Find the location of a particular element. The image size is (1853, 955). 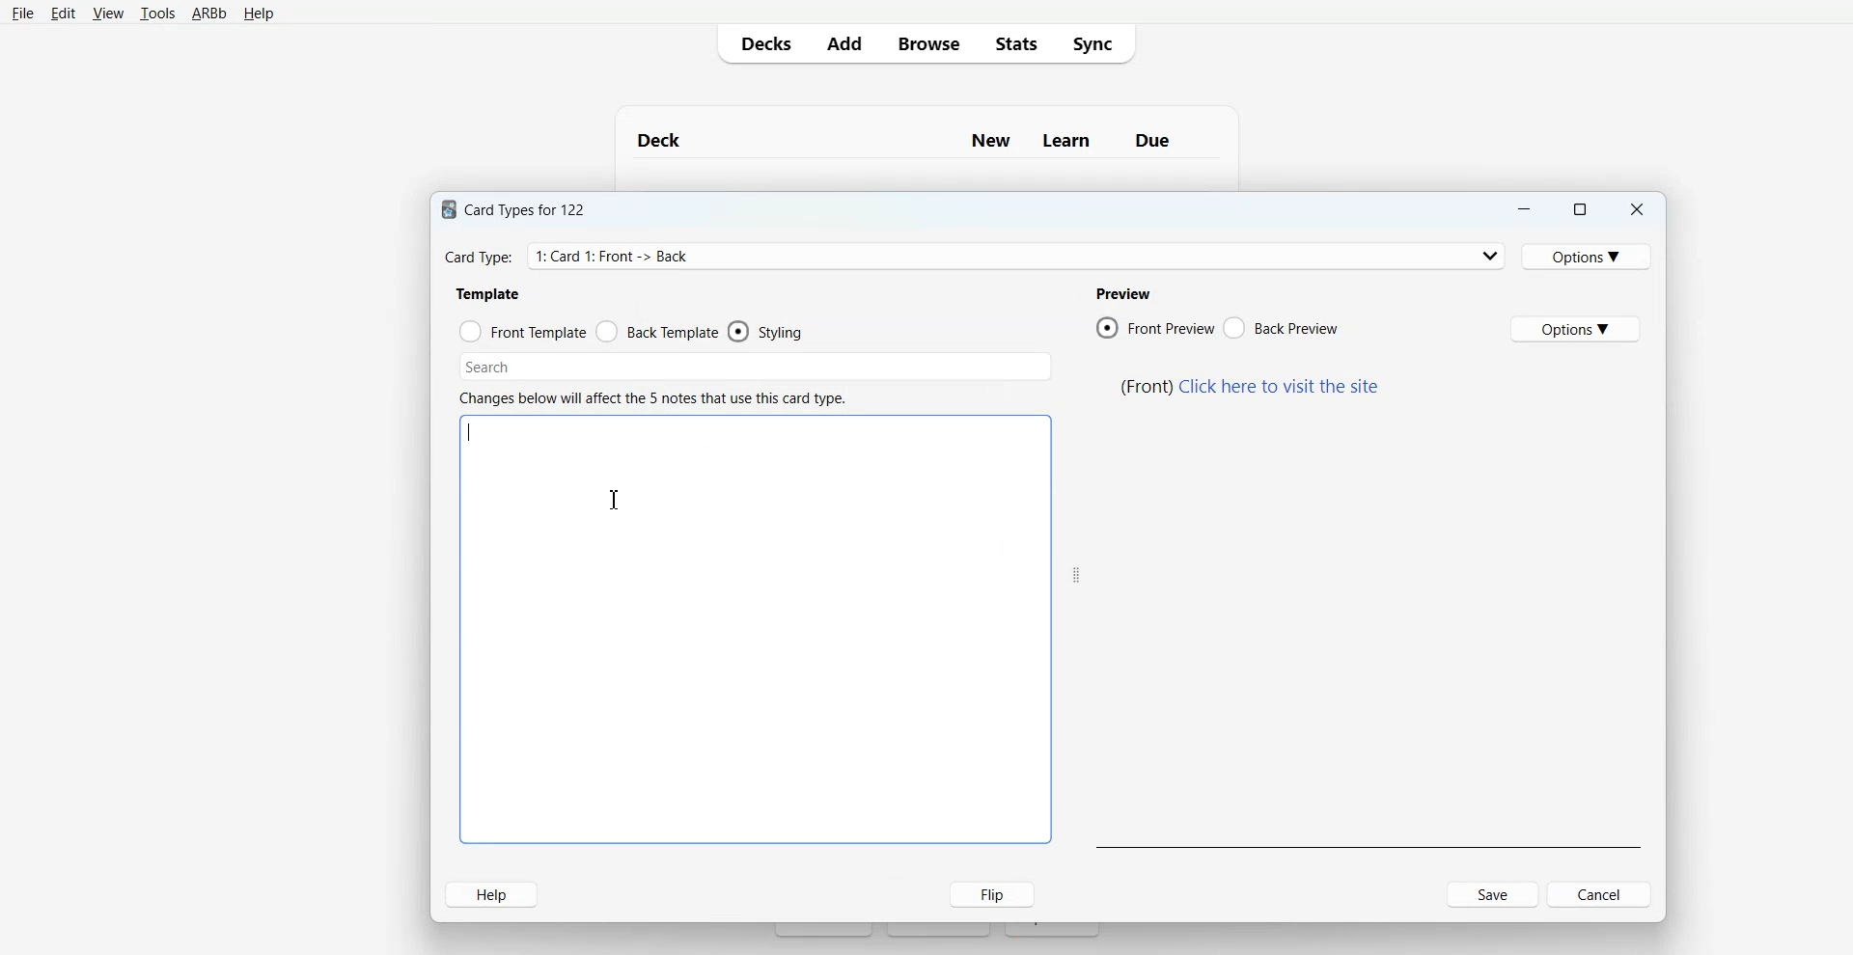

Maximize is located at coordinates (1580, 207).